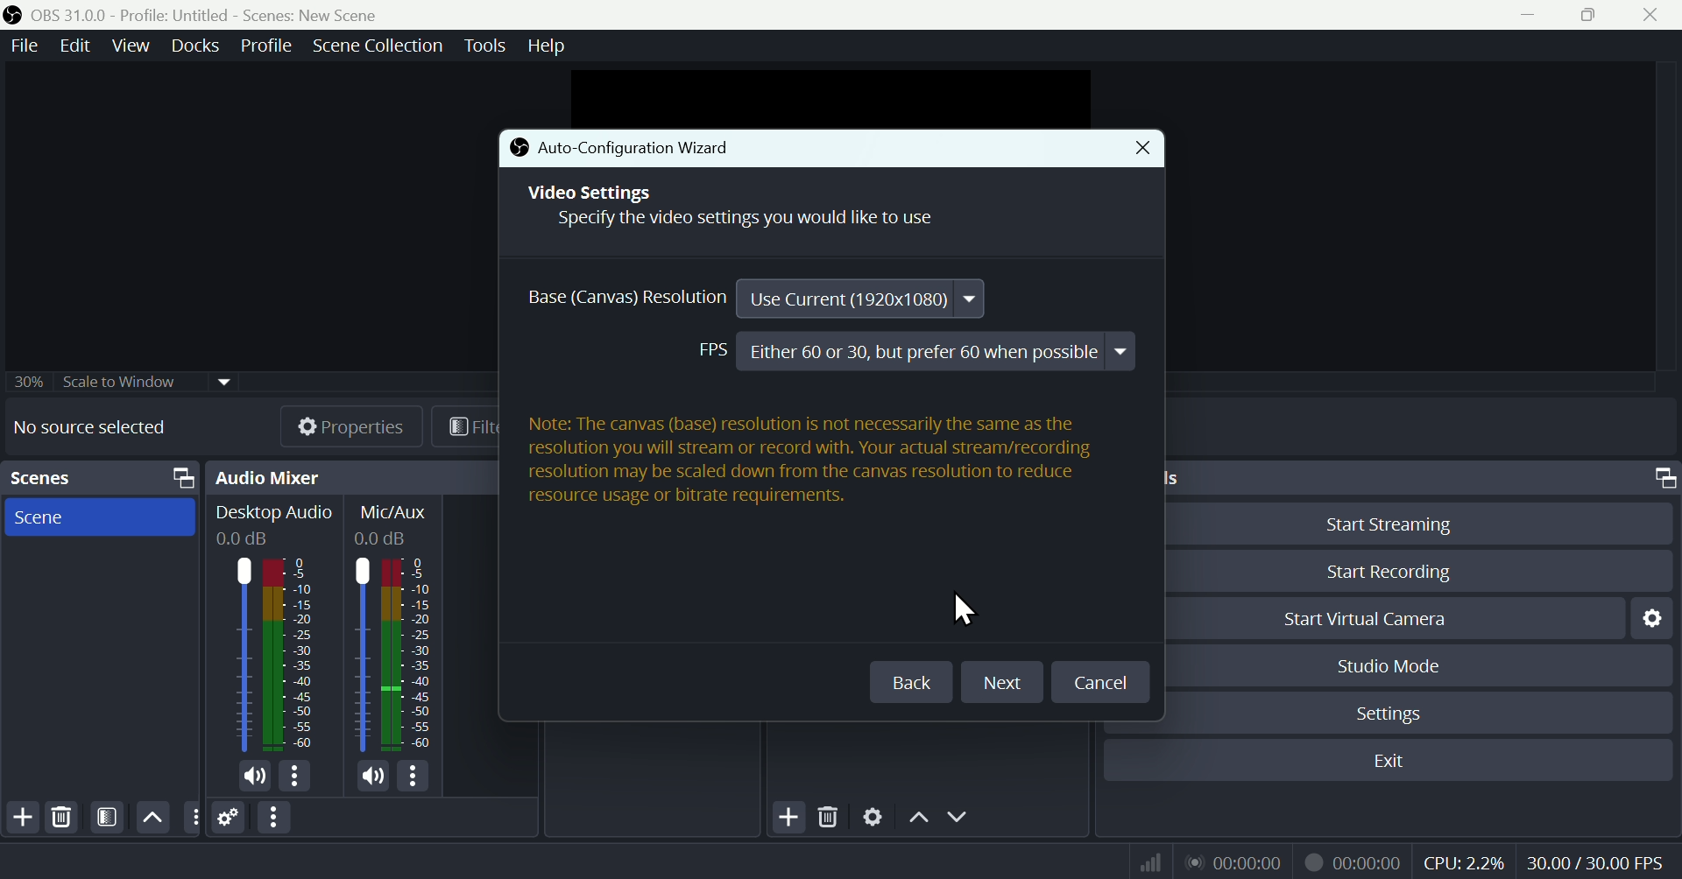 This screenshot has height=879, width=1682. I want to click on Signal, so click(1144, 861).